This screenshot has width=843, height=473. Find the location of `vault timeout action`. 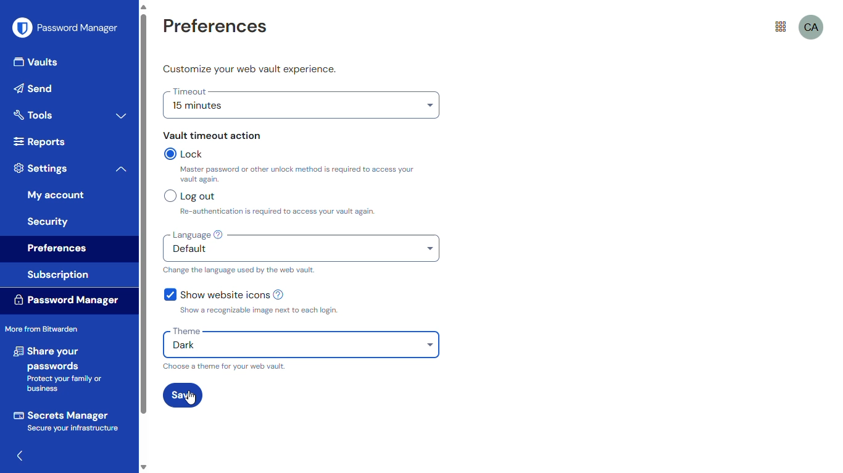

vault timeout action is located at coordinates (212, 135).